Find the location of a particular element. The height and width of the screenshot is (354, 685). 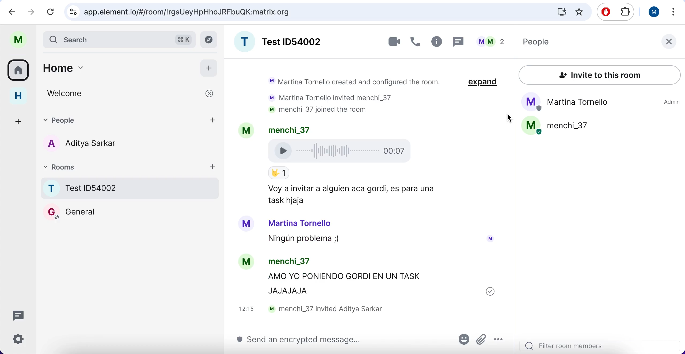

search filter is located at coordinates (602, 344).